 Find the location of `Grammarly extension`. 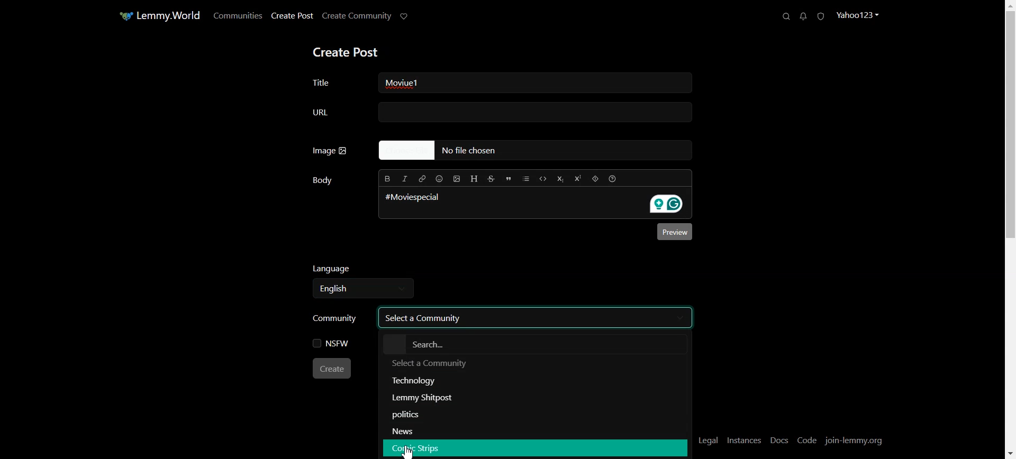

Grammarly extension is located at coordinates (666, 205).